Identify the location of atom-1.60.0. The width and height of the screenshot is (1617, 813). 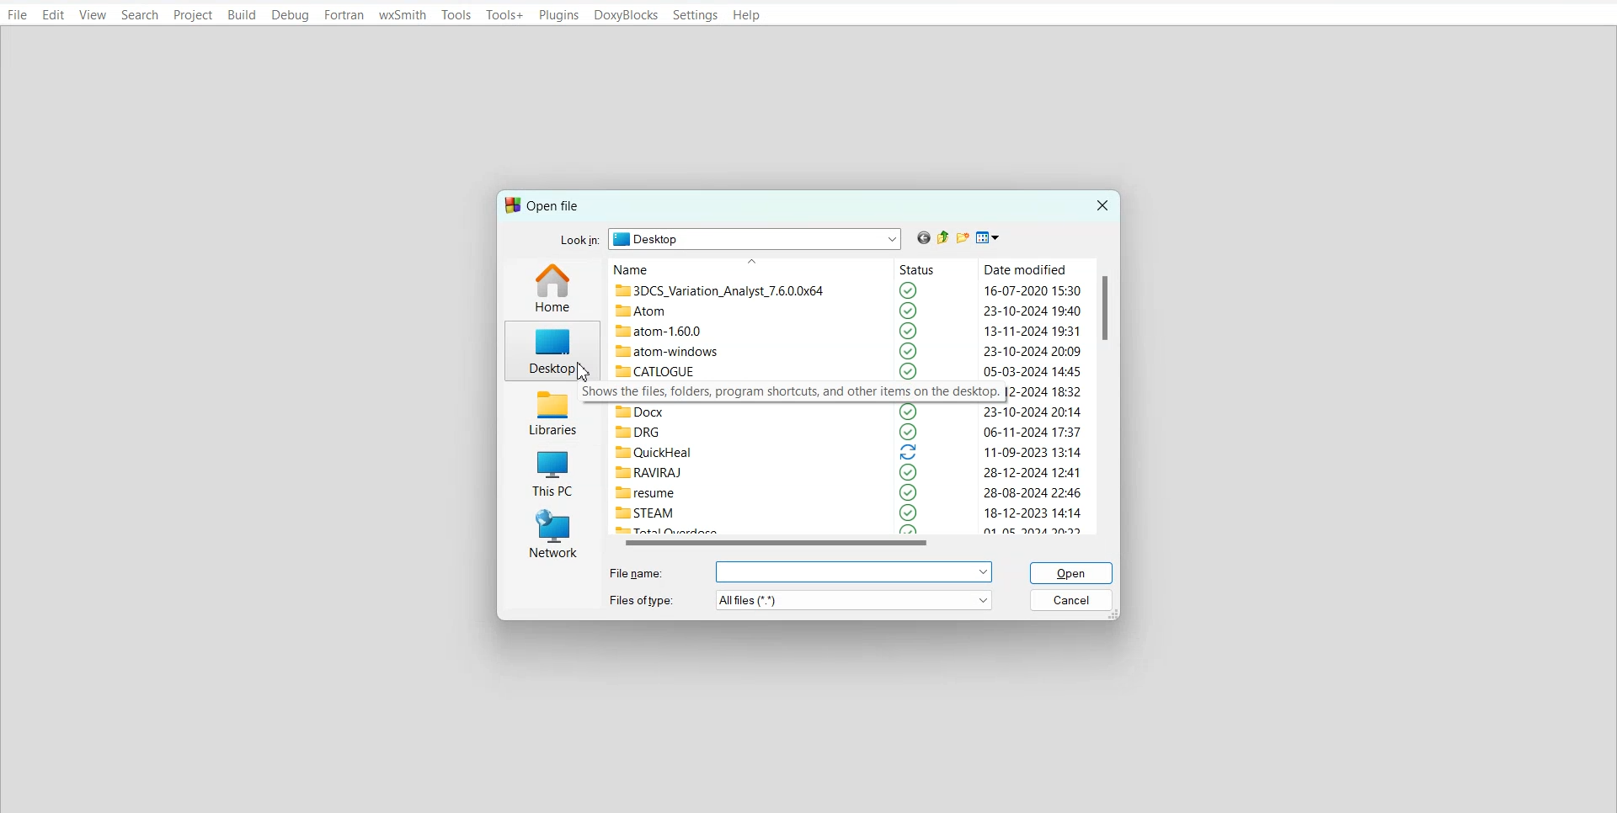
(664, 332).